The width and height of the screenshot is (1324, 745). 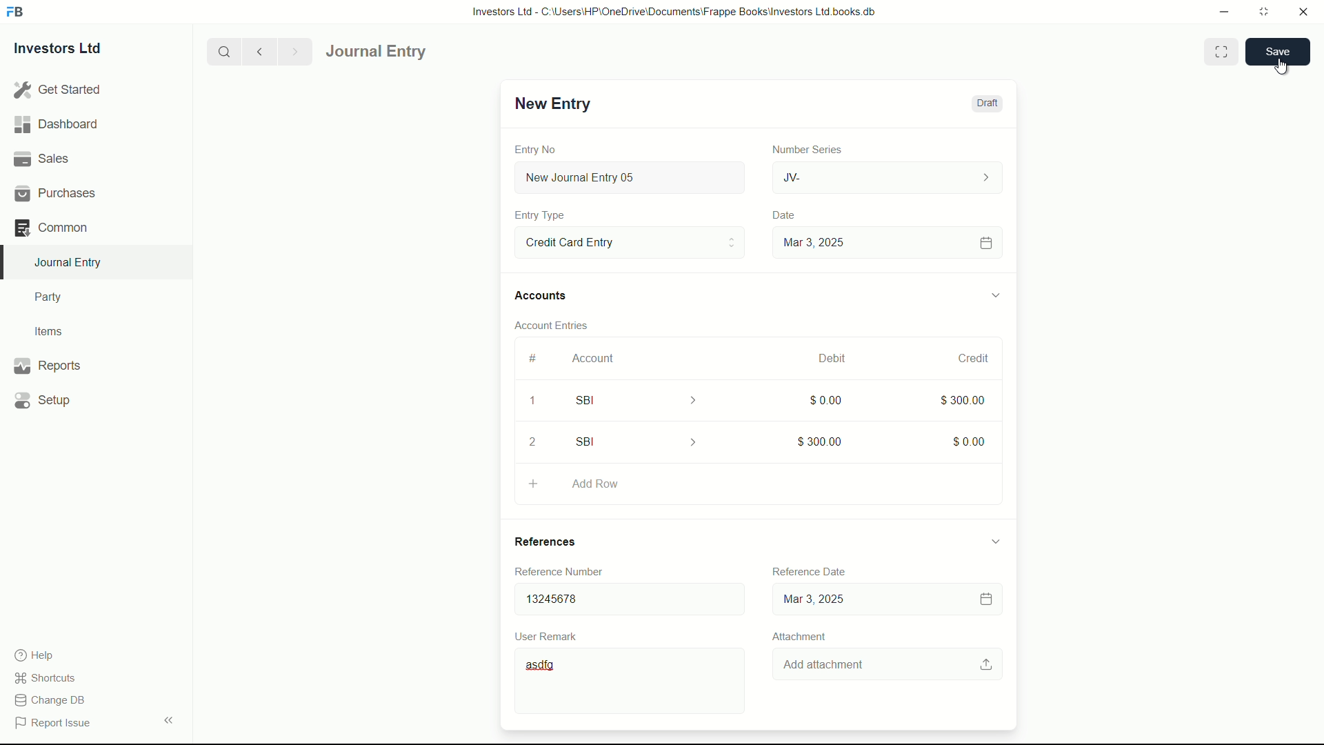 What do you see at coordinates (550, 103) in the screenshot?
I see `New Entry` at bounding box center [550, 103].